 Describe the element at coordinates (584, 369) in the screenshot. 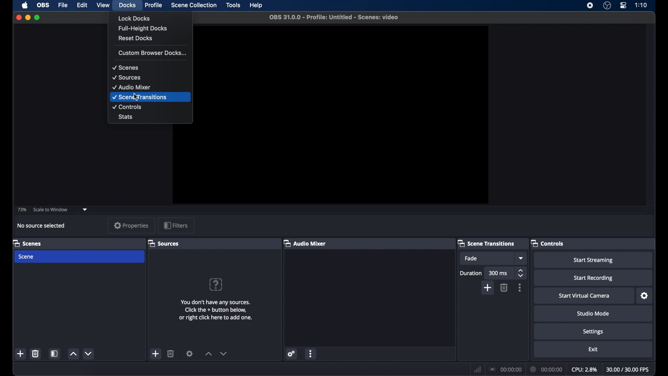

I see `cpu` at that location.